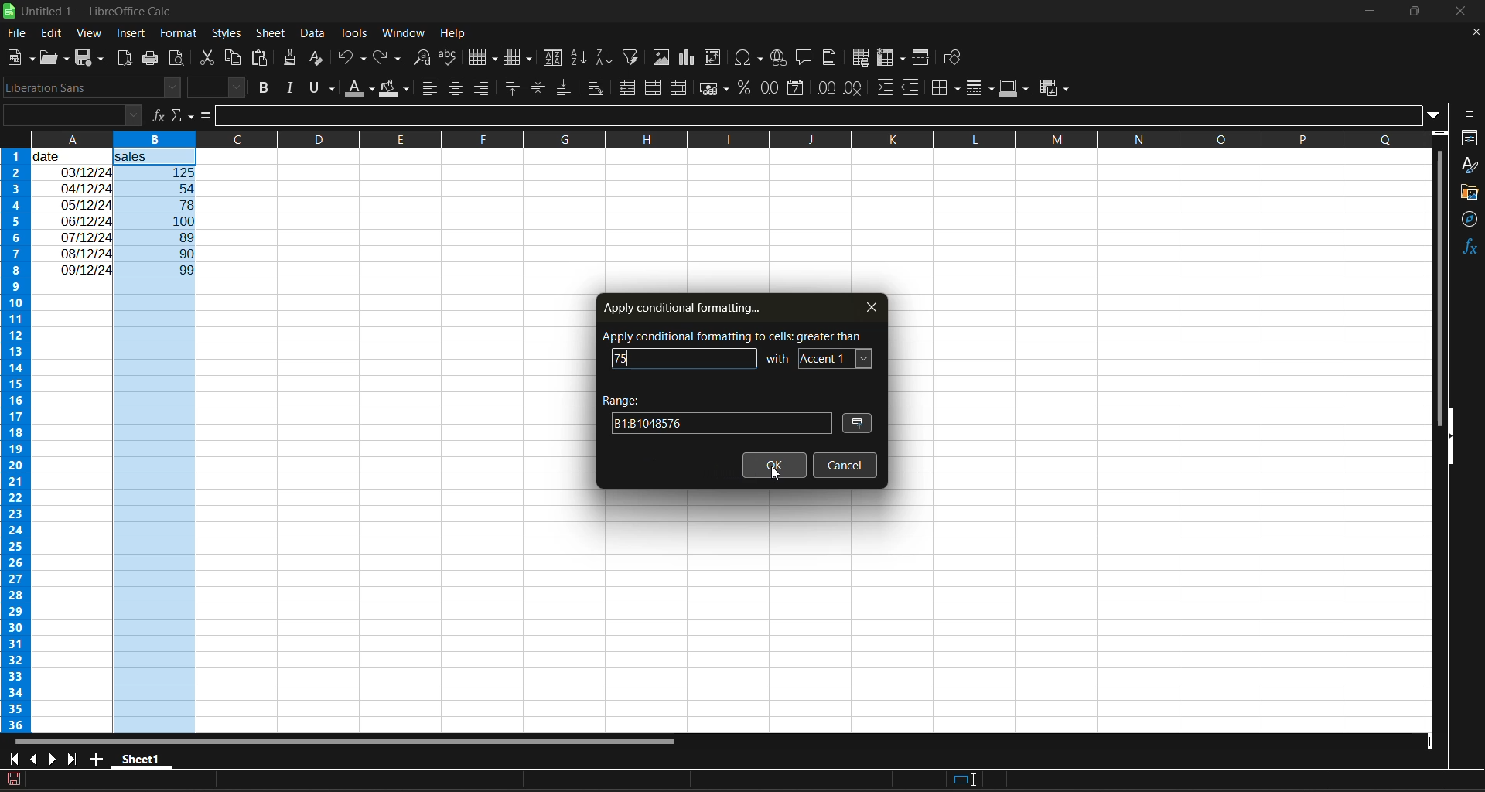 Image resolution: width=1485 pixels, height=792 pixels. What do you see at coordinates (770, 90) in the screenshot?
I see `format as number` at bounding box center [770, 90].